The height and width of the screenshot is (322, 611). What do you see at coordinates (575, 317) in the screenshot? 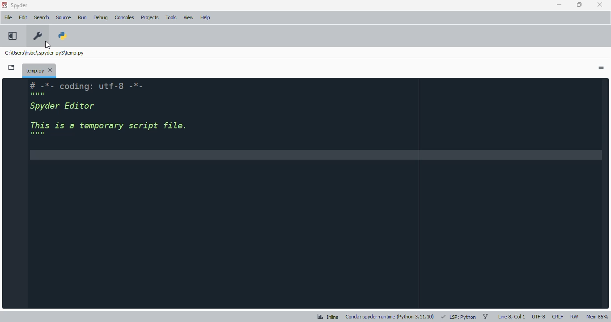
I see `RW` at bounding box center [575, 317].